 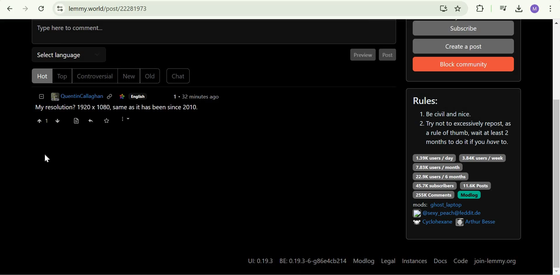 What do you see at coordinates (481, 222) in the screenshot?
I see `Arthur Besse` at bounding box center [481, 222].